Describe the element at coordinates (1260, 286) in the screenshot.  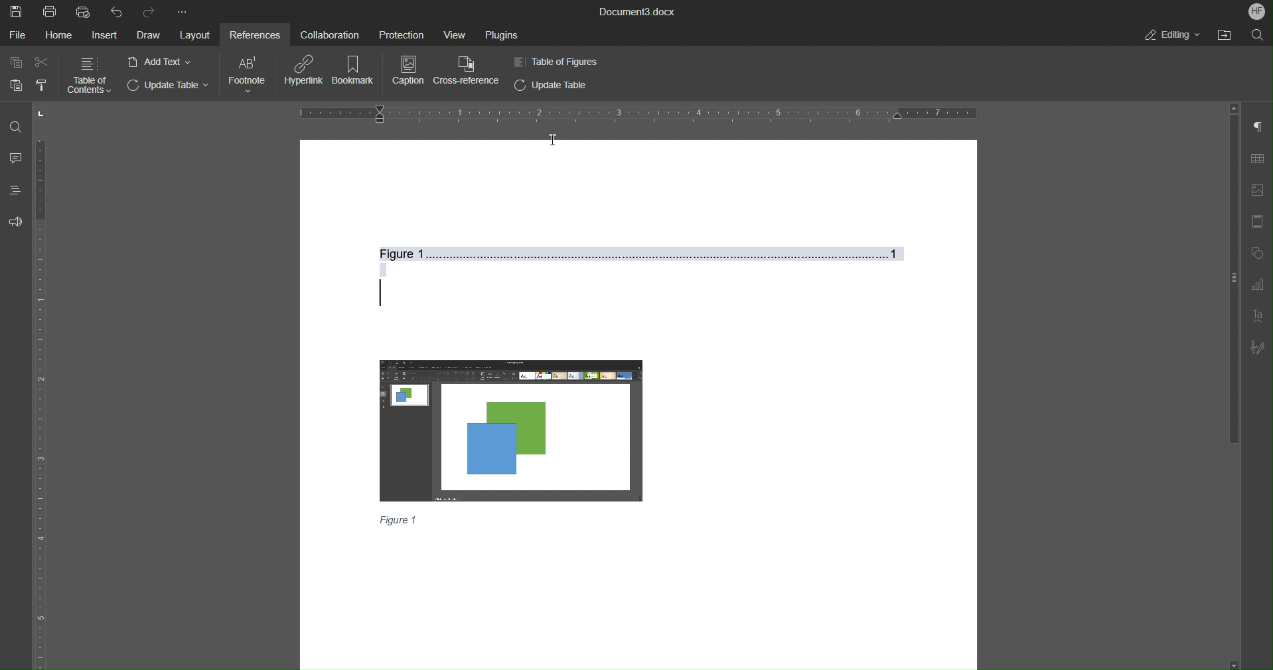
I see `Graph Settings` at that location.